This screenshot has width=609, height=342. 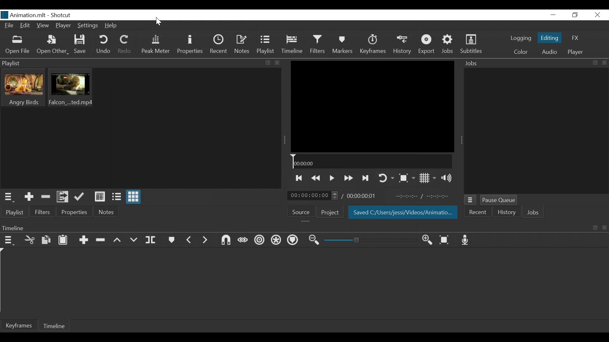 I want to click on In point, so click(x=424, y=196).